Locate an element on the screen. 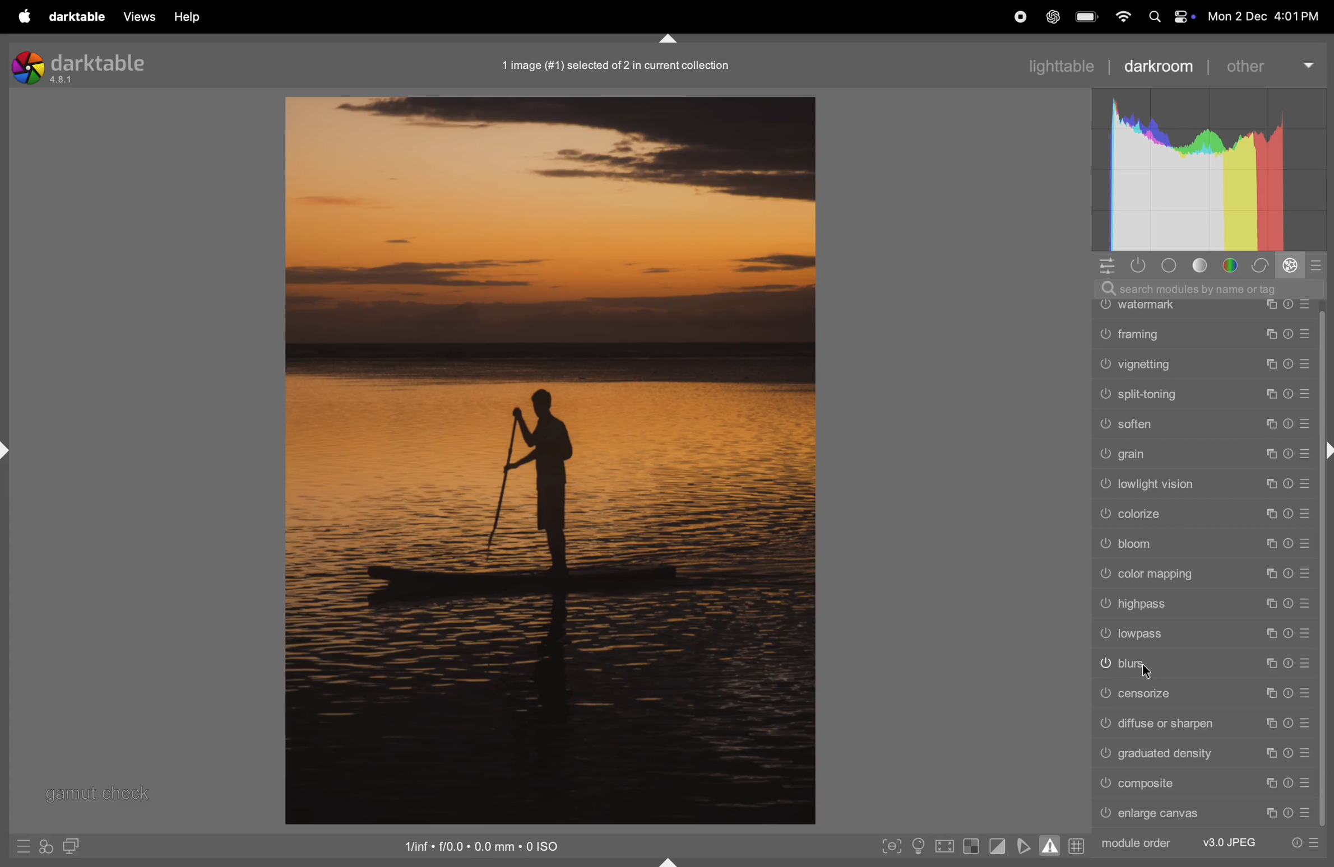 The width and height of the screenshot is (1334, 867). toggle iso is located at coordinates (916, 847).